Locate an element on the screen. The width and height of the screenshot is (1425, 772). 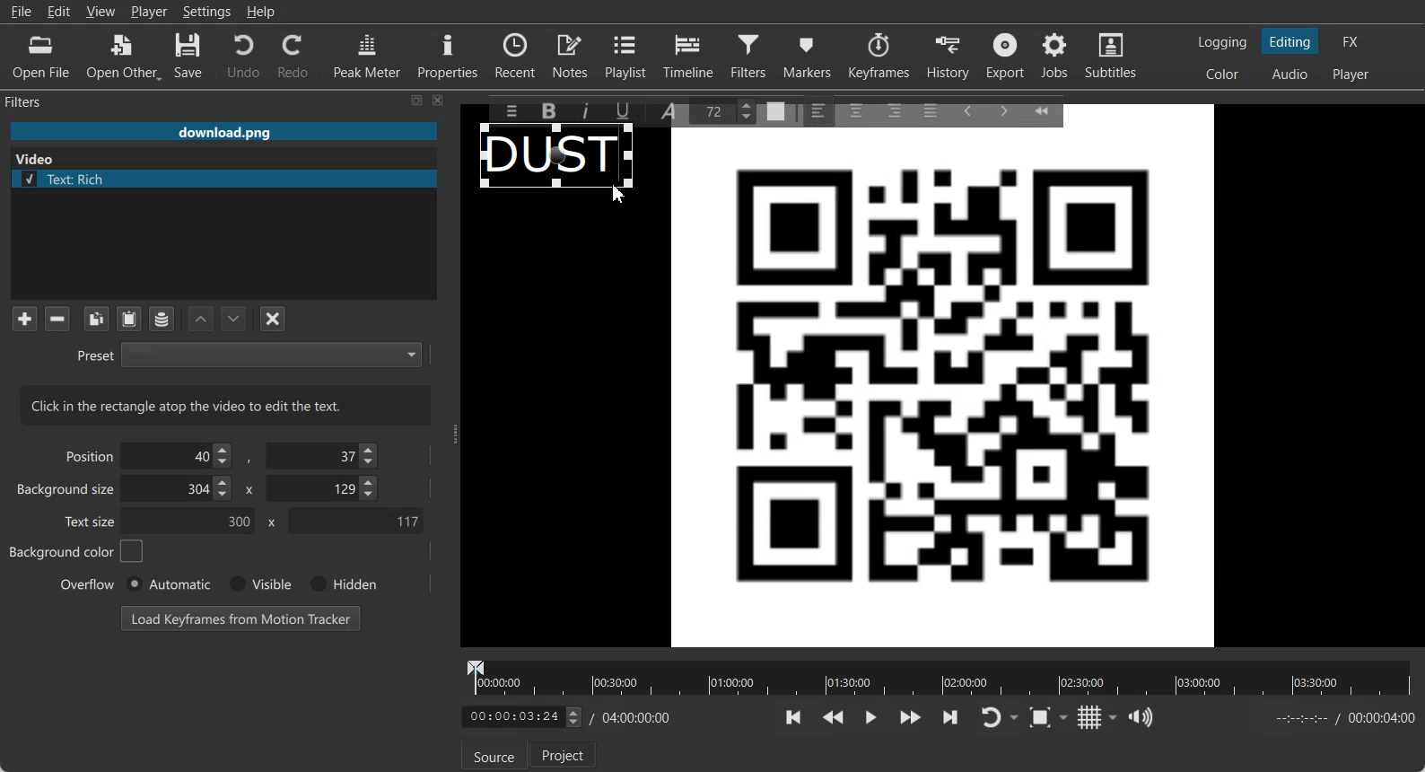
Position Y- Coordinate is located at coordinates (324, 455).